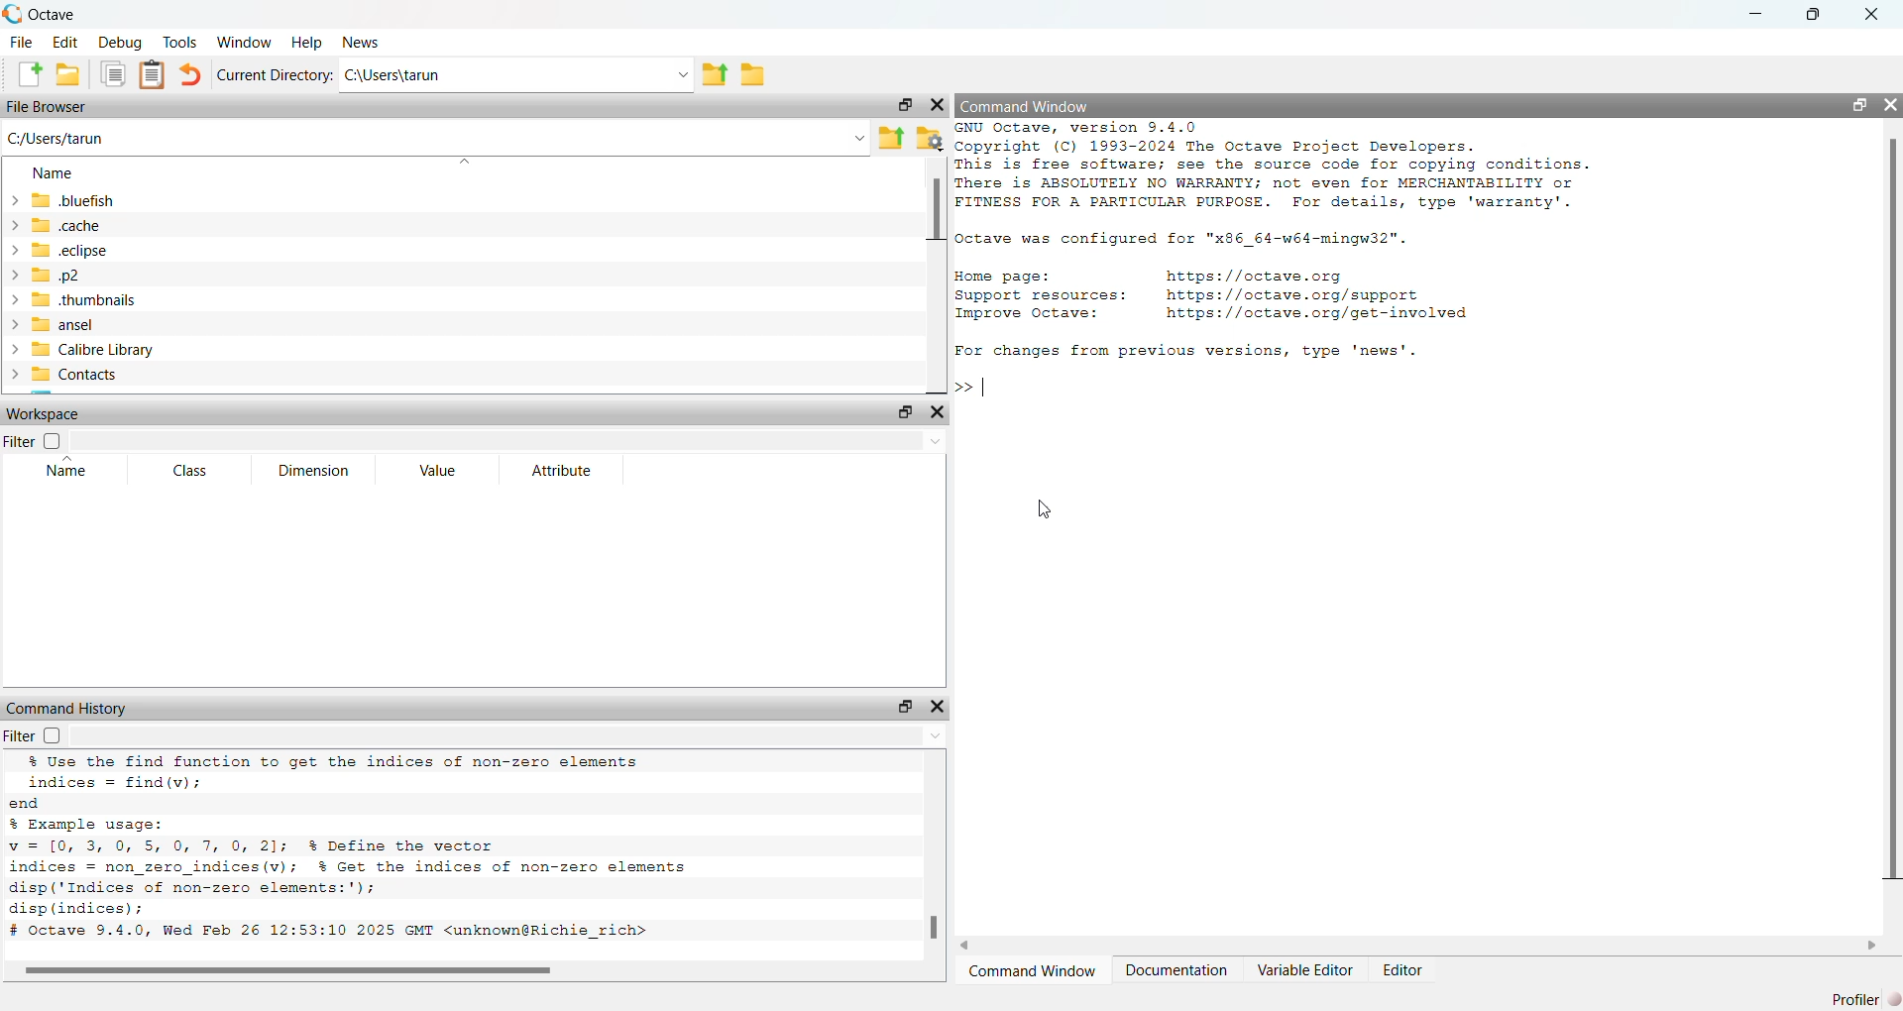 This screenshot has height=1011, width=1903. Describe the element at coordinates (1033, 973) in the screenshot. I see `Command Window` at that location.